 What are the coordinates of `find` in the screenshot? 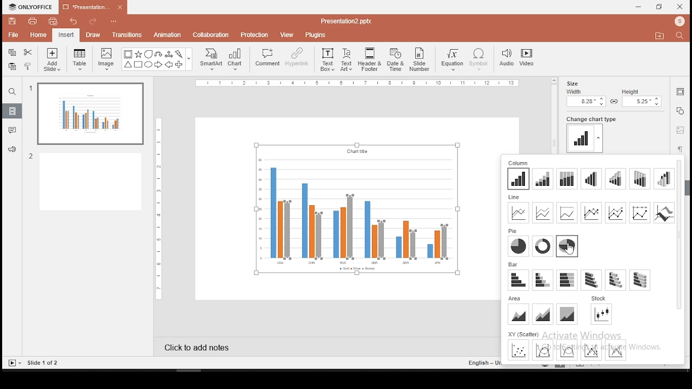 It's located at (12, 91).